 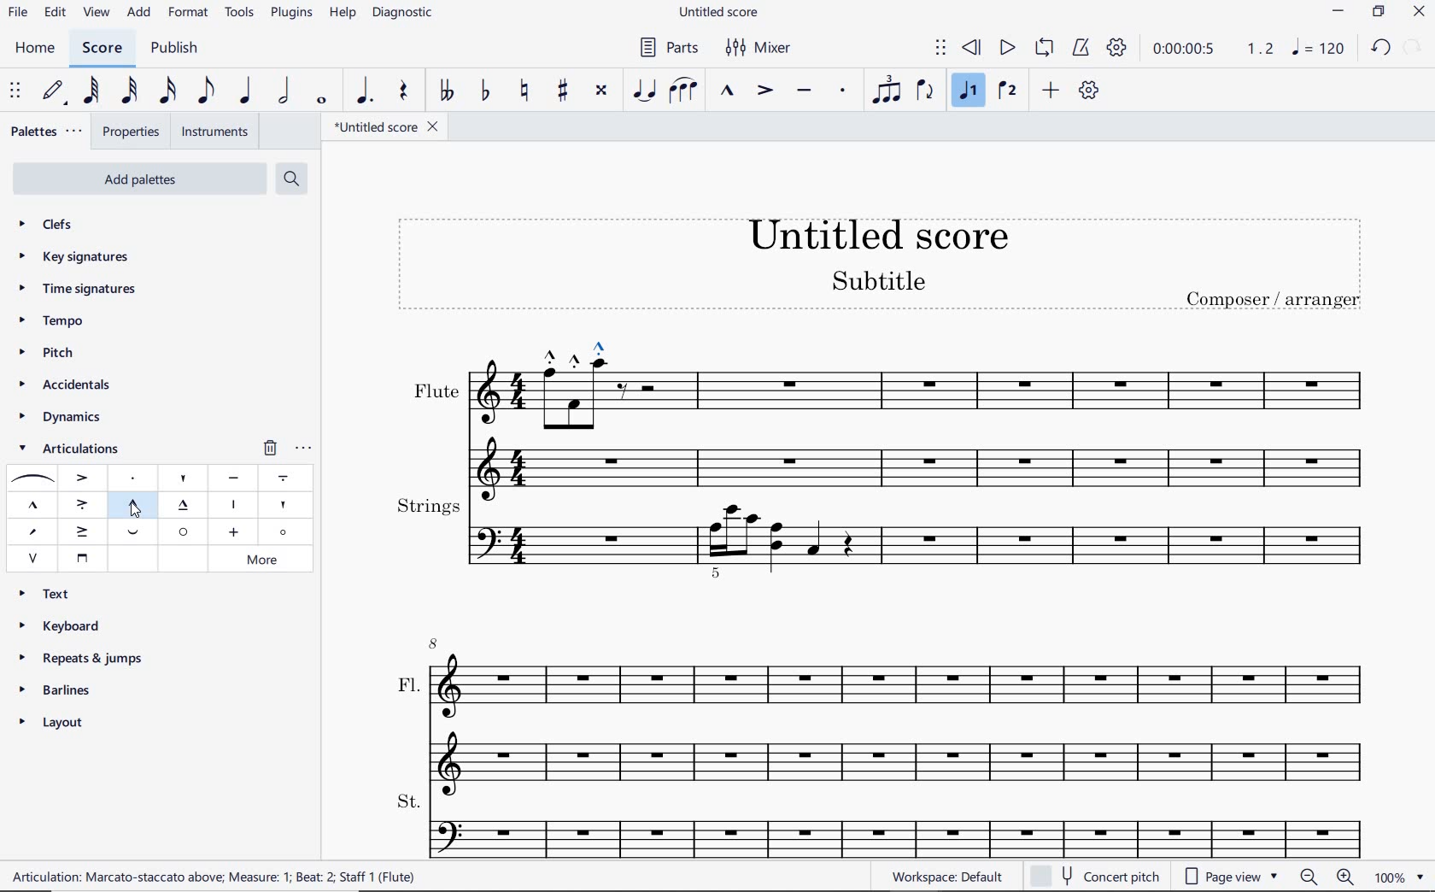 What do you see at coordinates (69, 449) in the screenshot?
I see `articulations` at bounding box center [69, 449].